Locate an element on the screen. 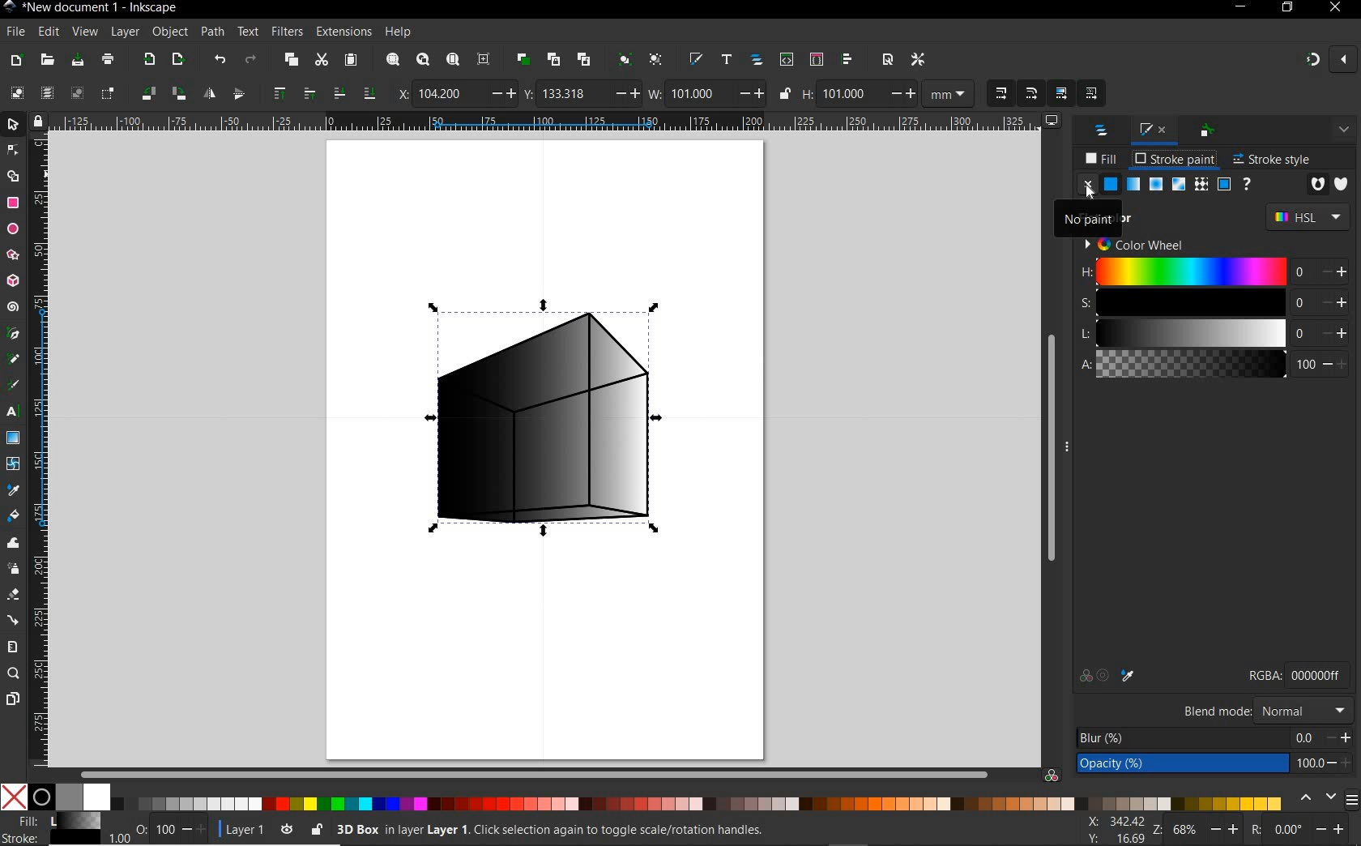 Image resolution: width=1361 pixels, height=846 pixels. PAINT BUCKET TOOL is located at coordinates (14, 517).